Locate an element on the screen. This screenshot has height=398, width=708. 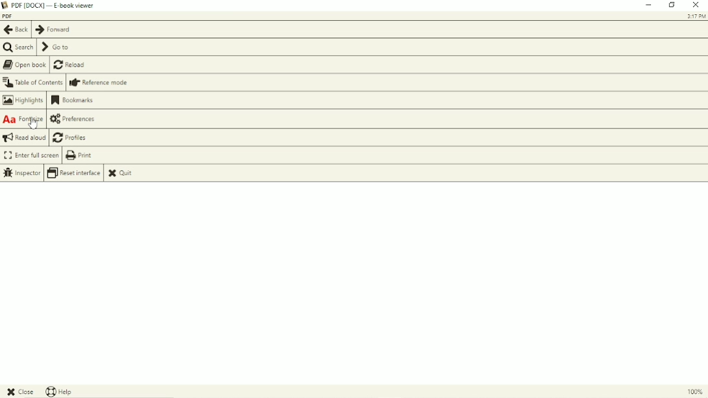
Book name is located at coordinates (10, 16).